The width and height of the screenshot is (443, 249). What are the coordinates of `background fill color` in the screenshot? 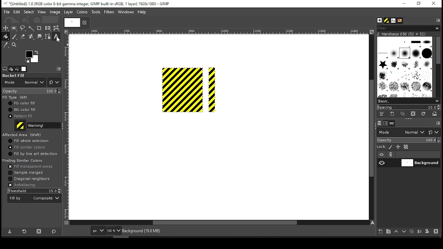 It's located at (22, 110).